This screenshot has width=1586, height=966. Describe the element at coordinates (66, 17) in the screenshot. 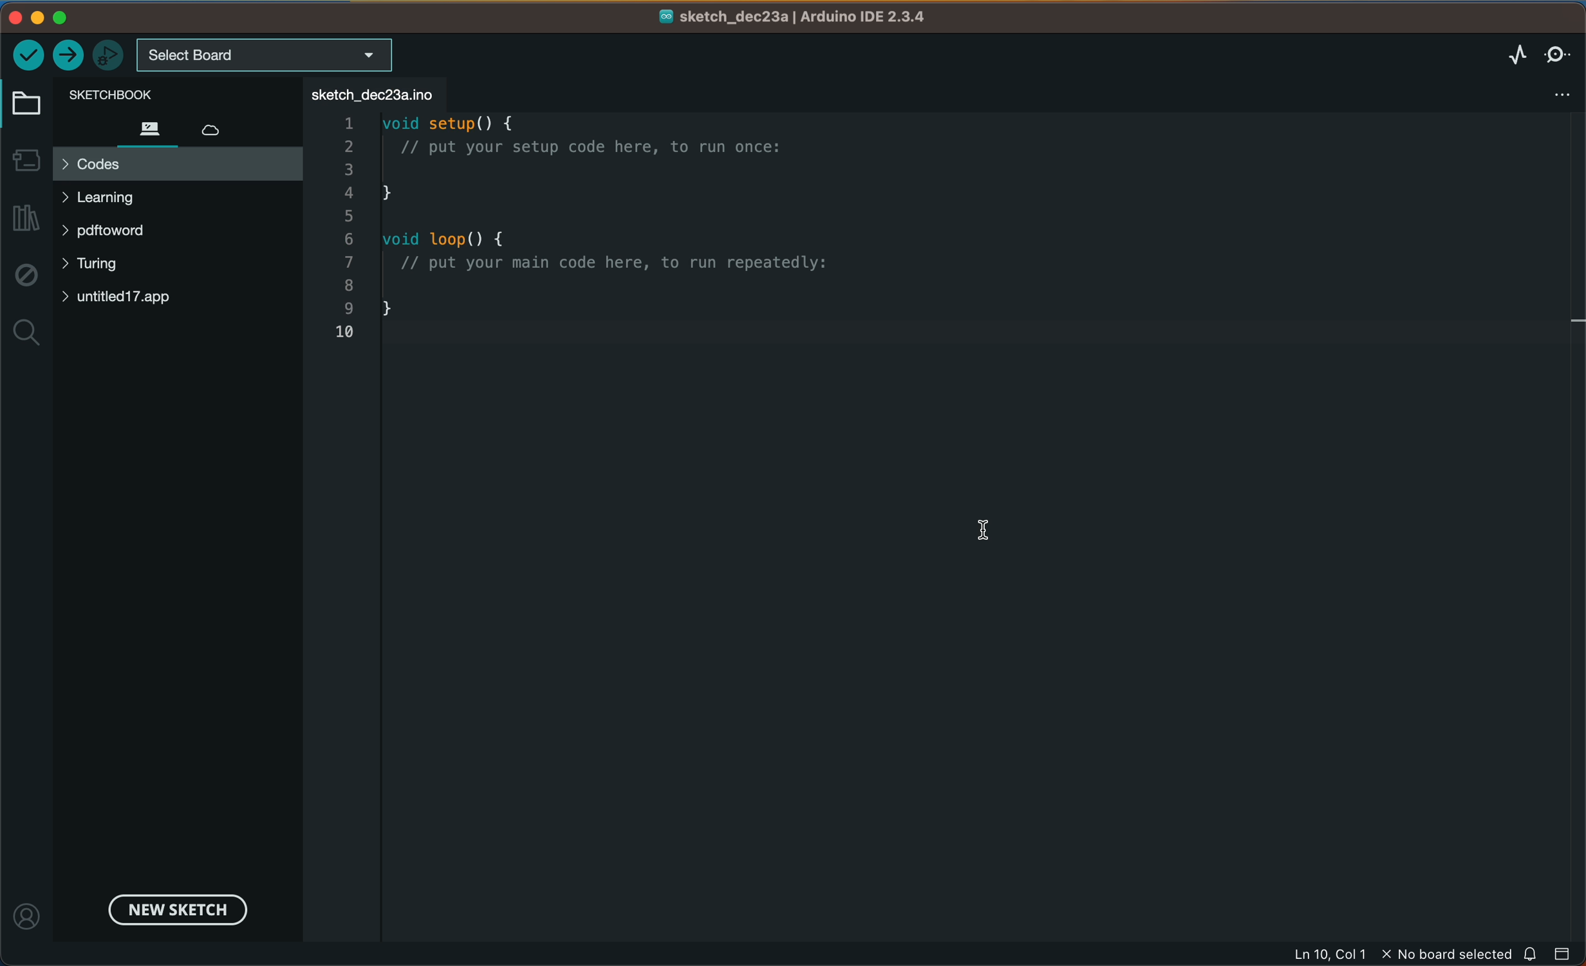

I see `windows control` at that location.